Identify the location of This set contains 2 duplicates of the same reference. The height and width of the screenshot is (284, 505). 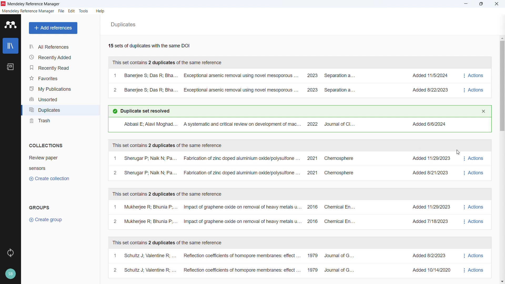
(170, 194).